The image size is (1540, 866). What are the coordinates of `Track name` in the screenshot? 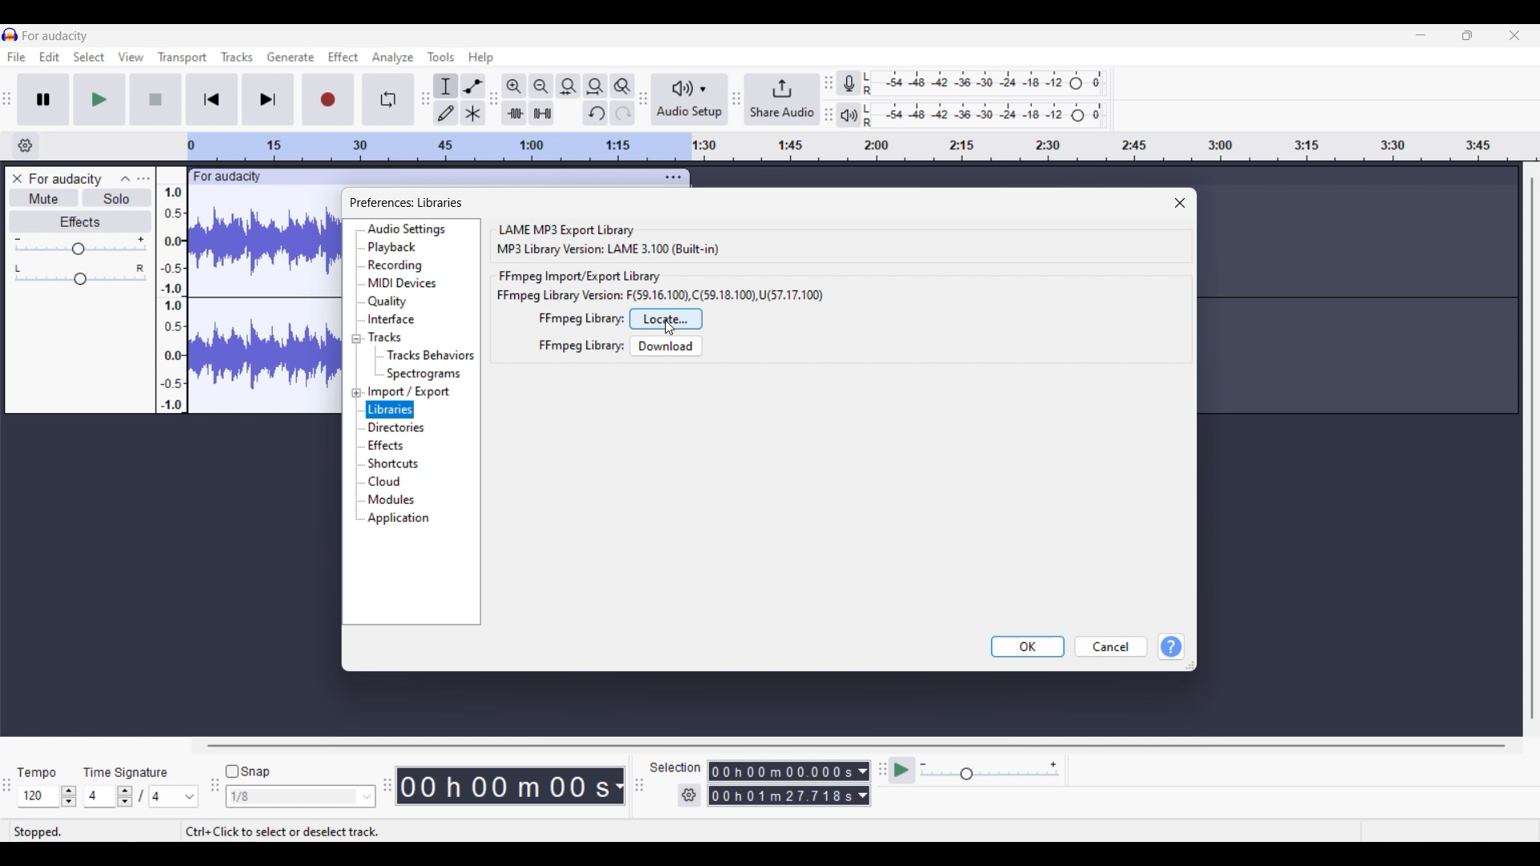 It's located at (66, 179).